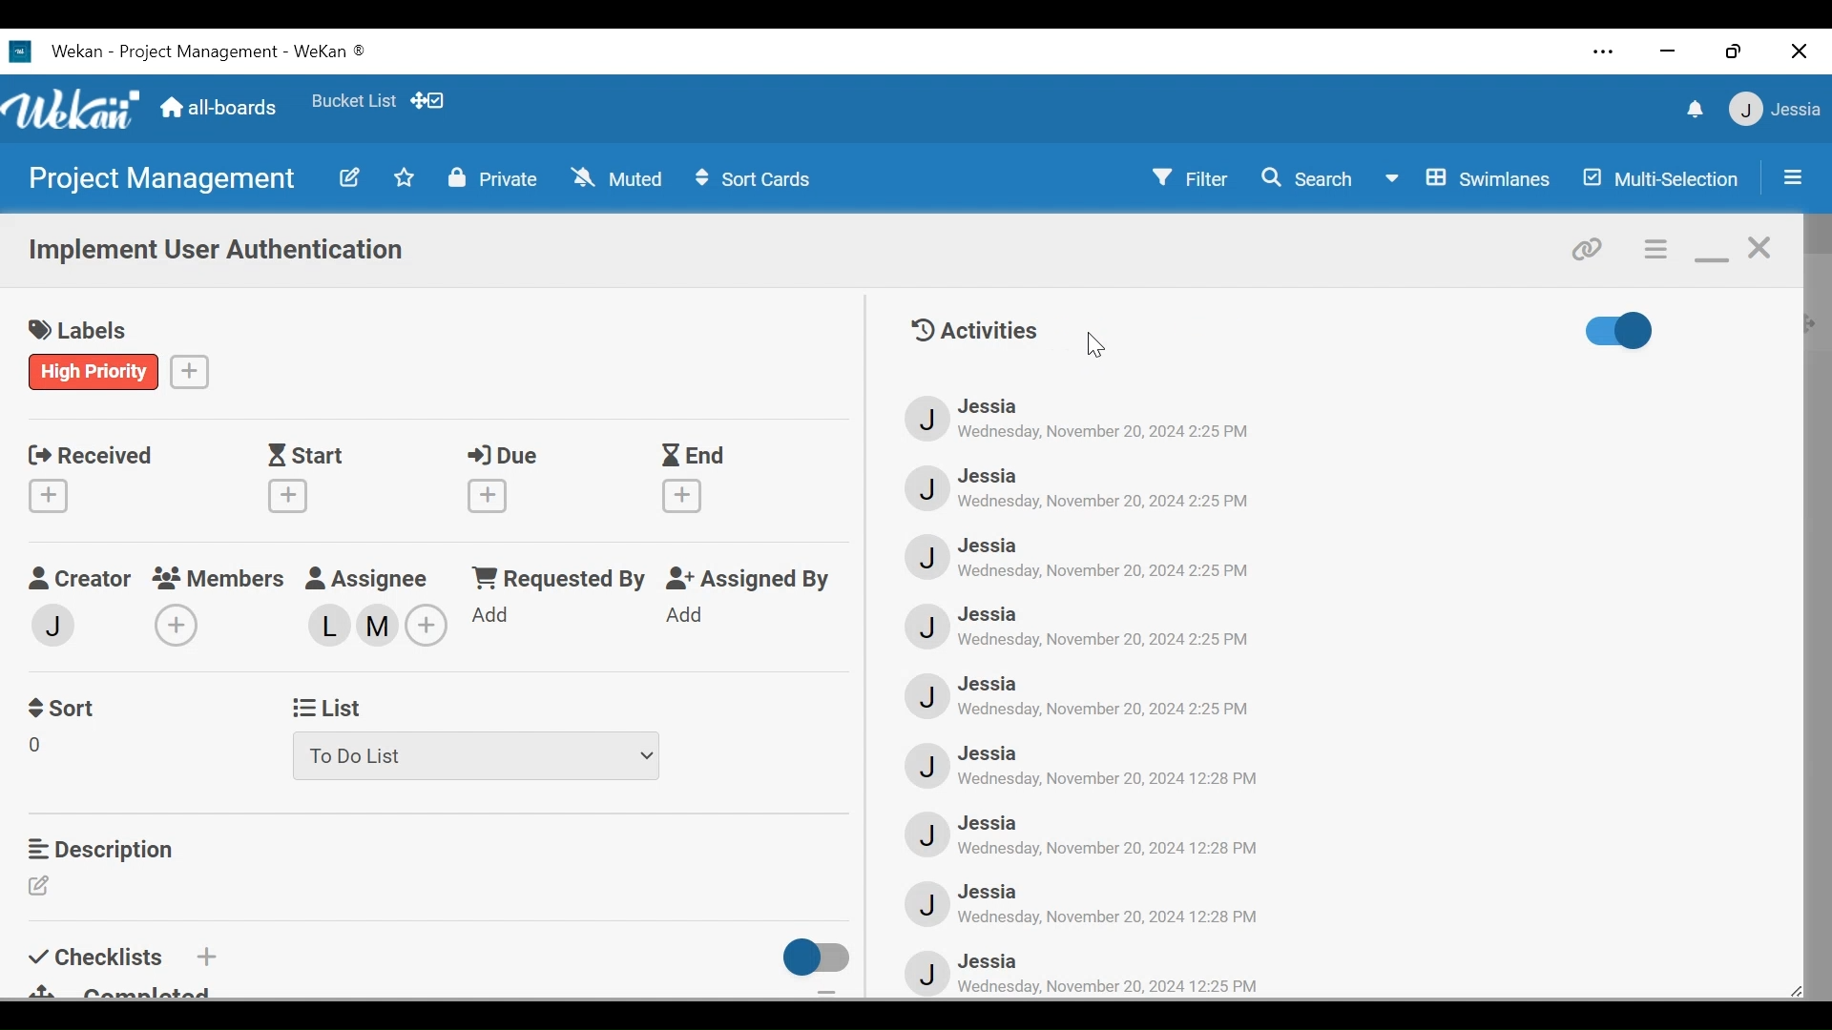 The height and width of the screenshot is (1030, 1832). What do you see at coordinates (102, 848) in the screenshot?
I see `Description` at bounding box center [102, 848].